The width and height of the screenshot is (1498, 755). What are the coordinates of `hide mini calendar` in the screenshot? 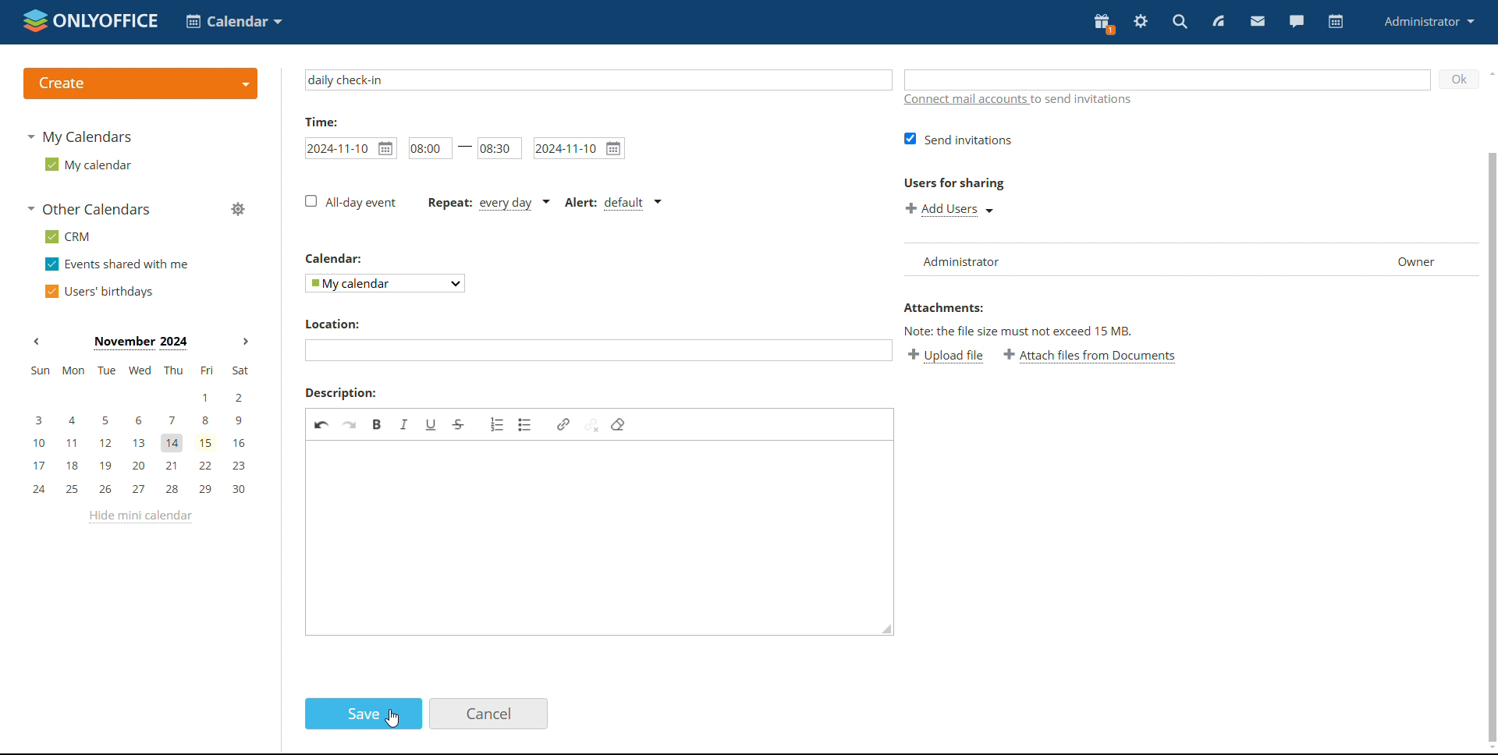 It's located at (138, 517).